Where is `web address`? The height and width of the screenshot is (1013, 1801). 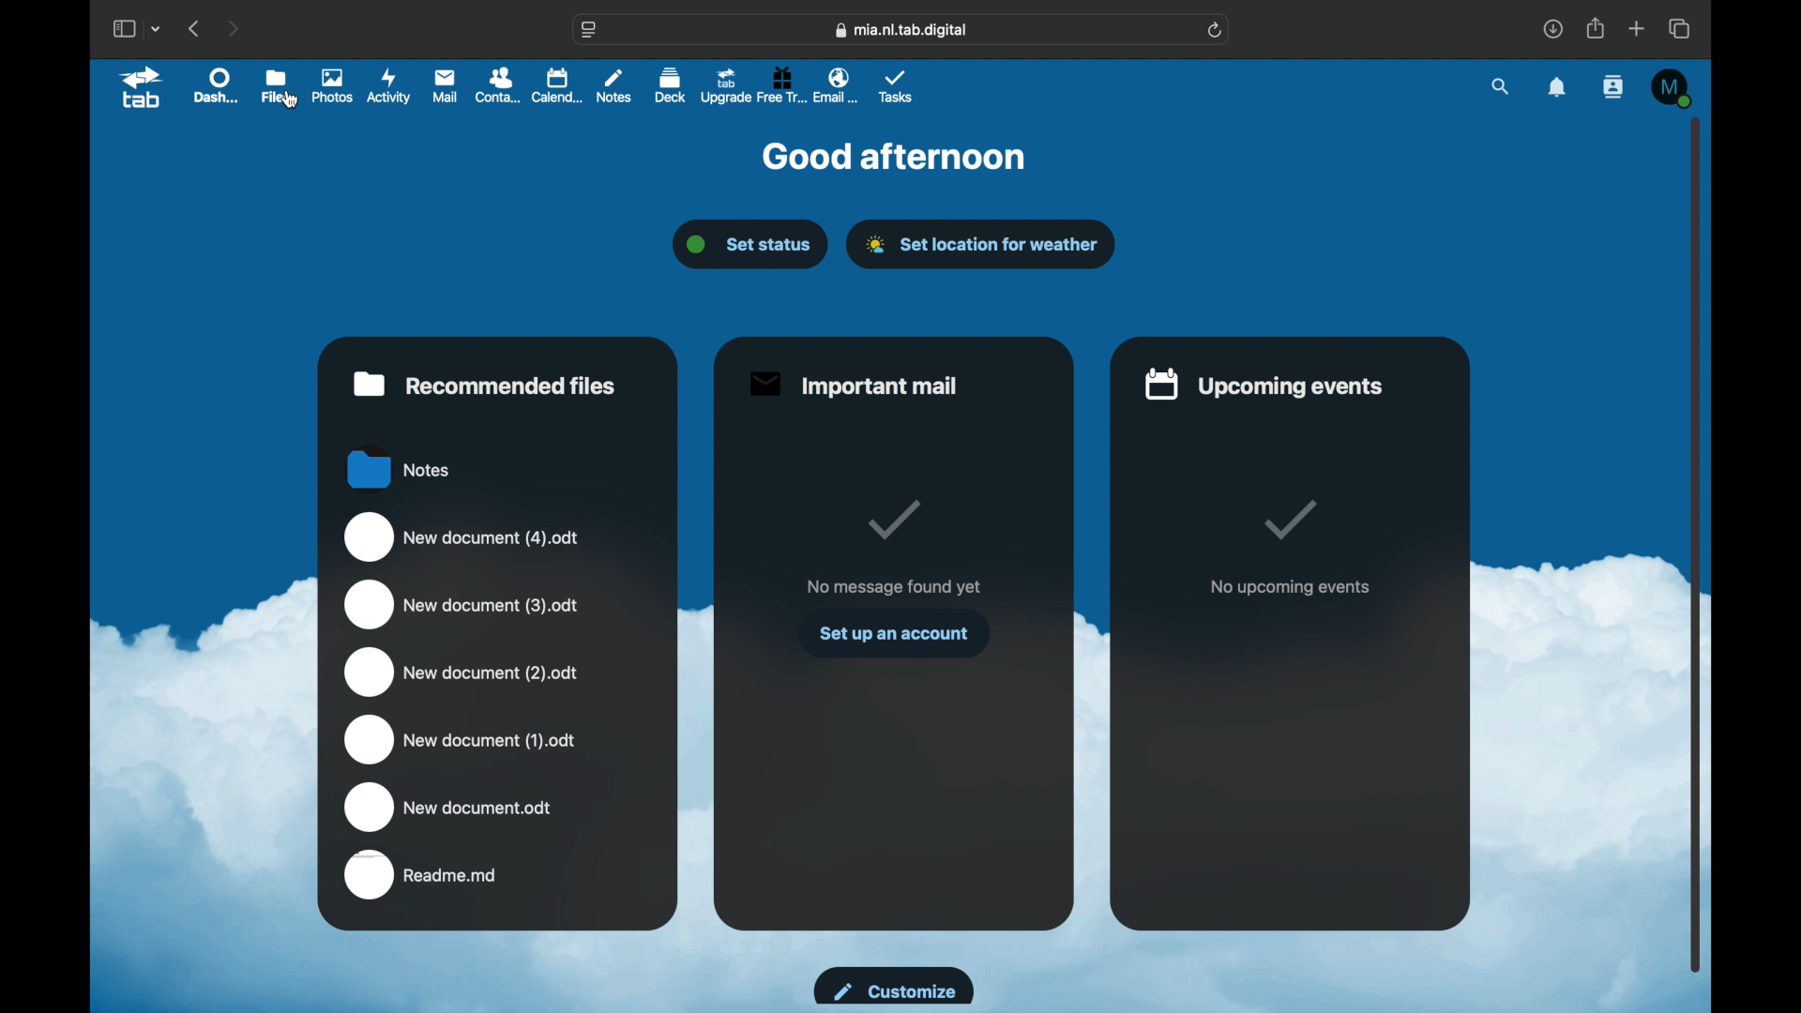
web address is located at coordinates (901, 30).